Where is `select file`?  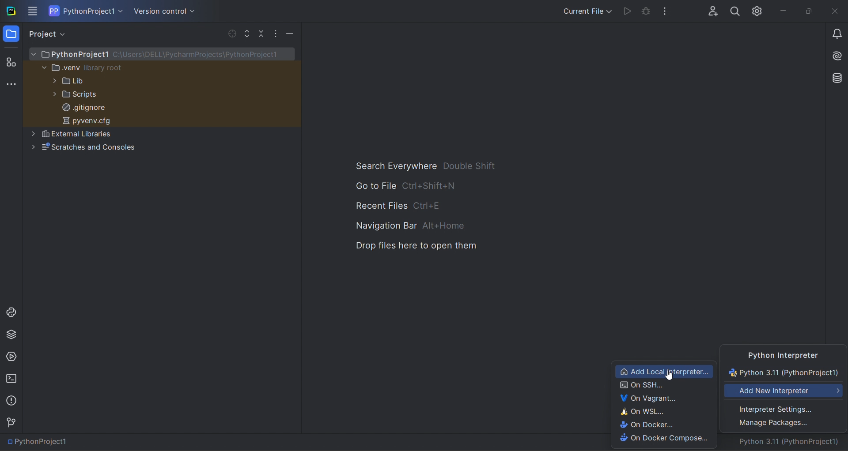 select file is located at coordinates (231, 34).